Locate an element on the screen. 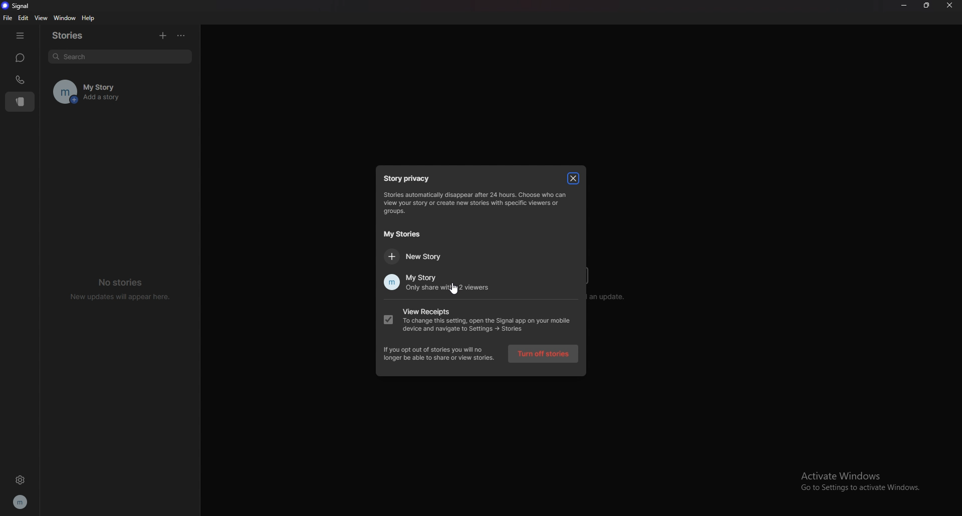 Image resolution: width=962 pixels, height=516 pixels. resize is located at coordinates (926, 6).